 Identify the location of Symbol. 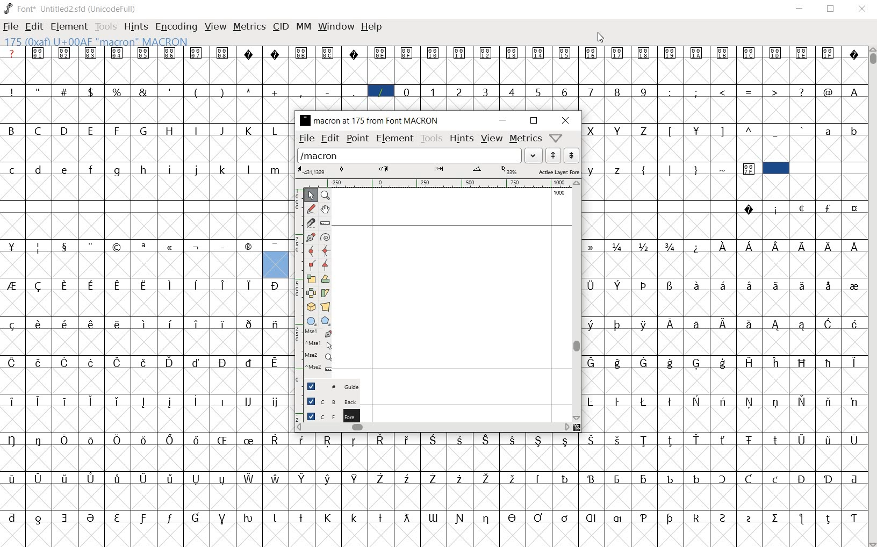
(170, 52).